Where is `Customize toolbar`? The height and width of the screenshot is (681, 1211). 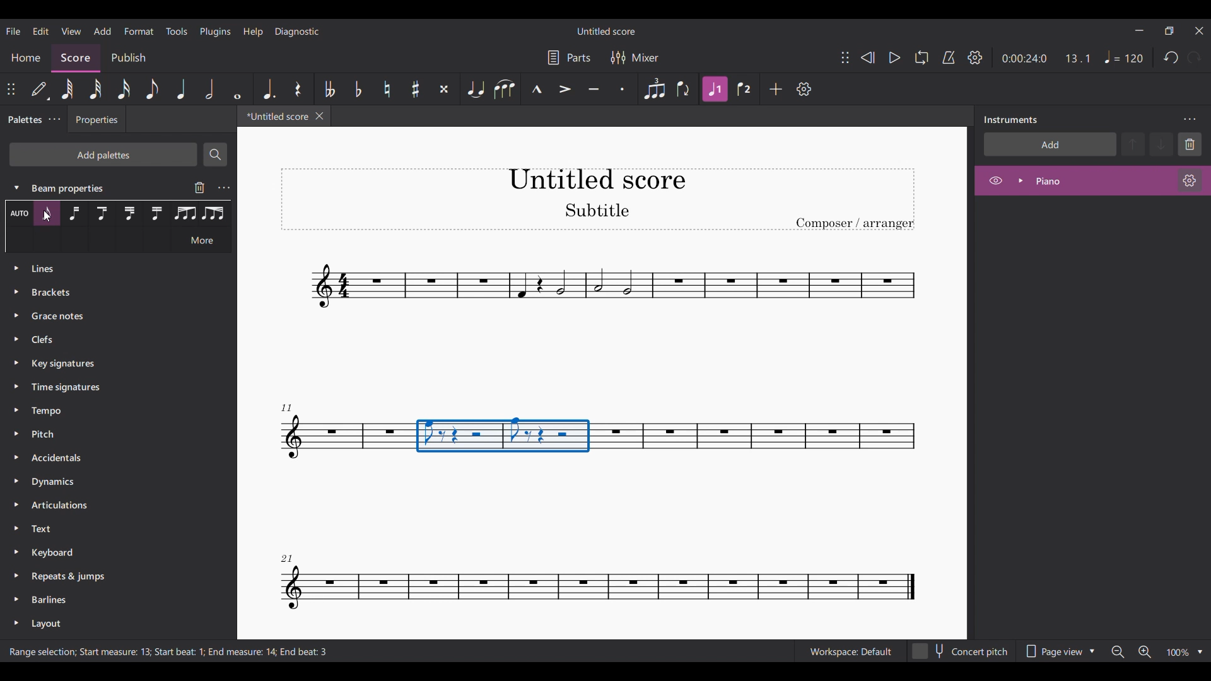 Customize toolbar is located at coordinates (804, 90).